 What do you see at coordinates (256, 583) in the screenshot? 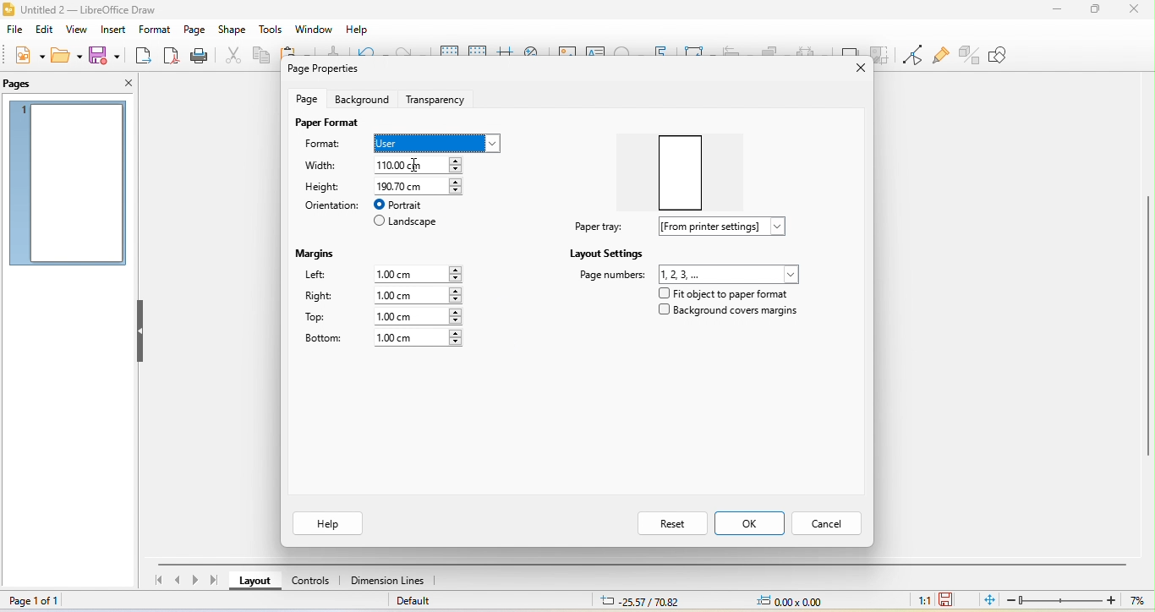
I see `layout` at bounding box center [256, 583].